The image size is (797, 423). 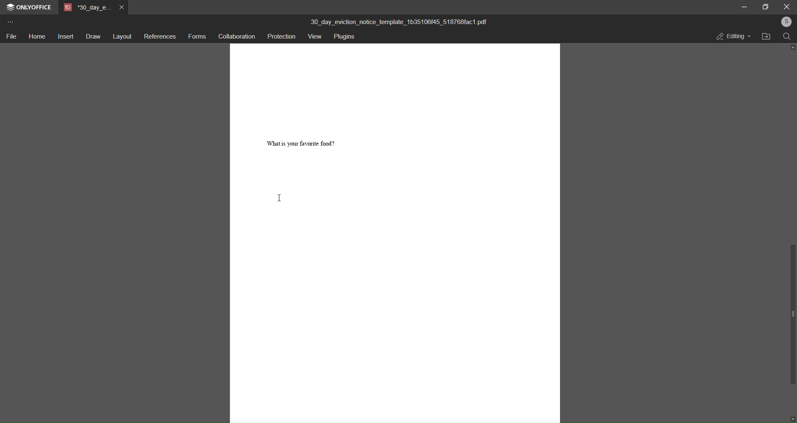 I want to click on scroll bar, so click(x=792, y=314).